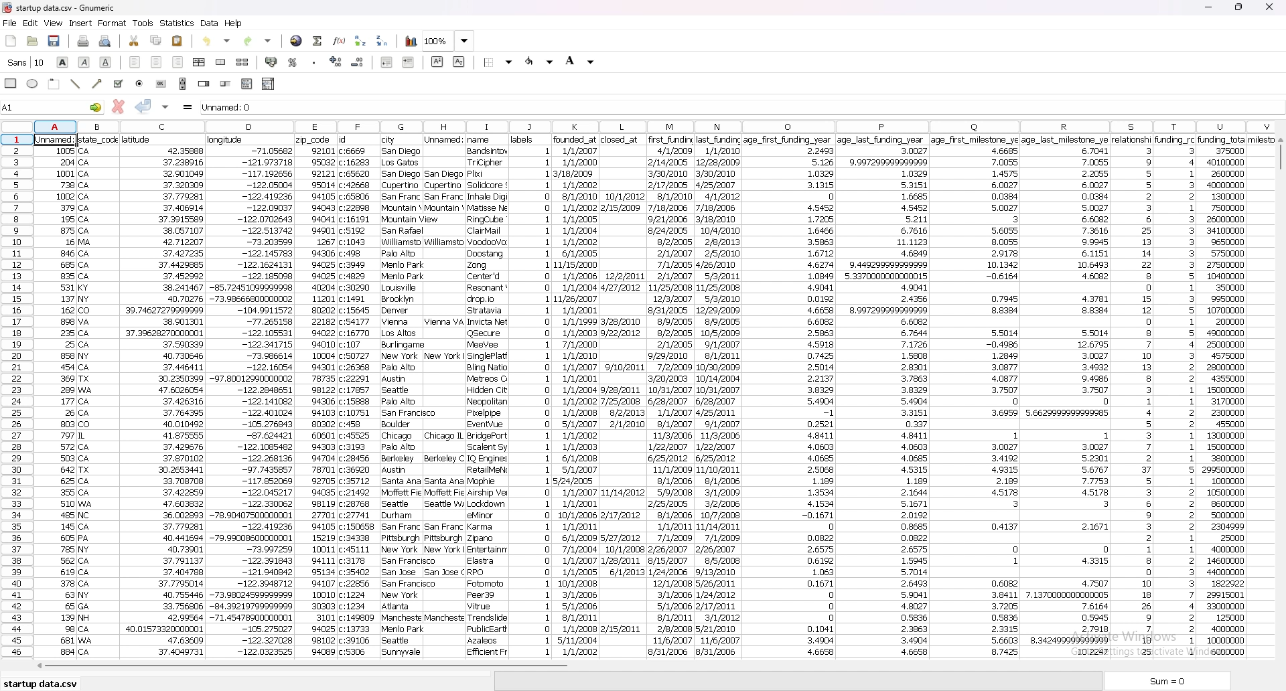 Image resolution: width=1286 pixels, height=691 pixels. Describe the element at coordinates (575, 397) in the screenshot. I see `data` at that location.